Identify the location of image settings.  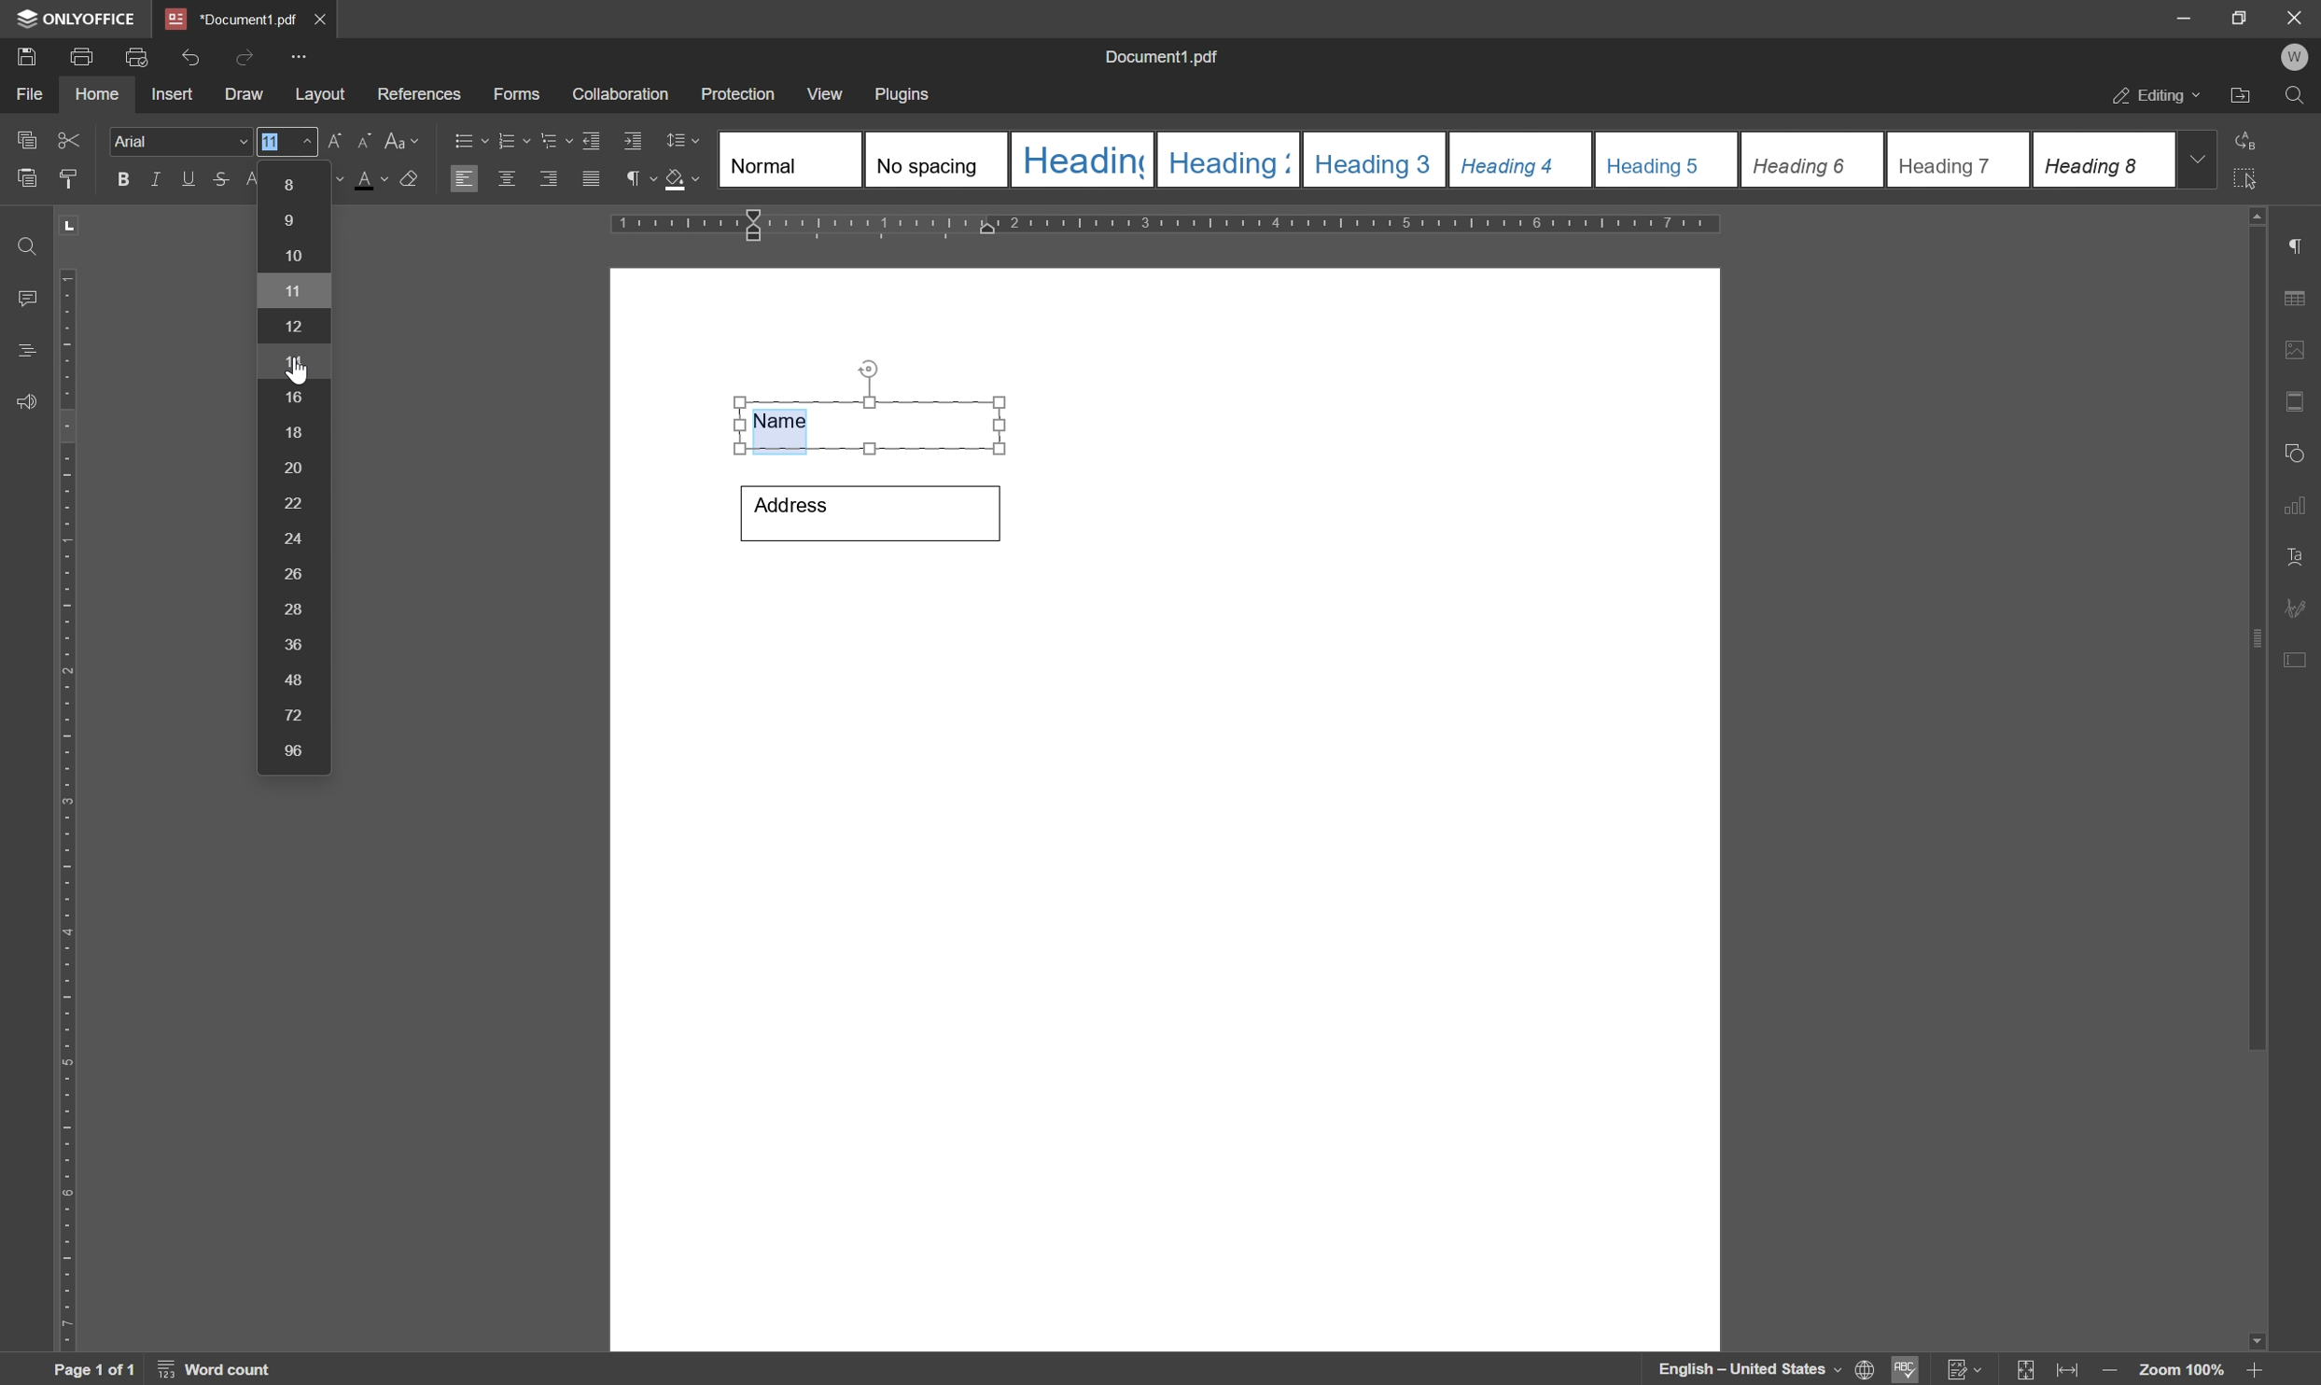
(2302, 354).